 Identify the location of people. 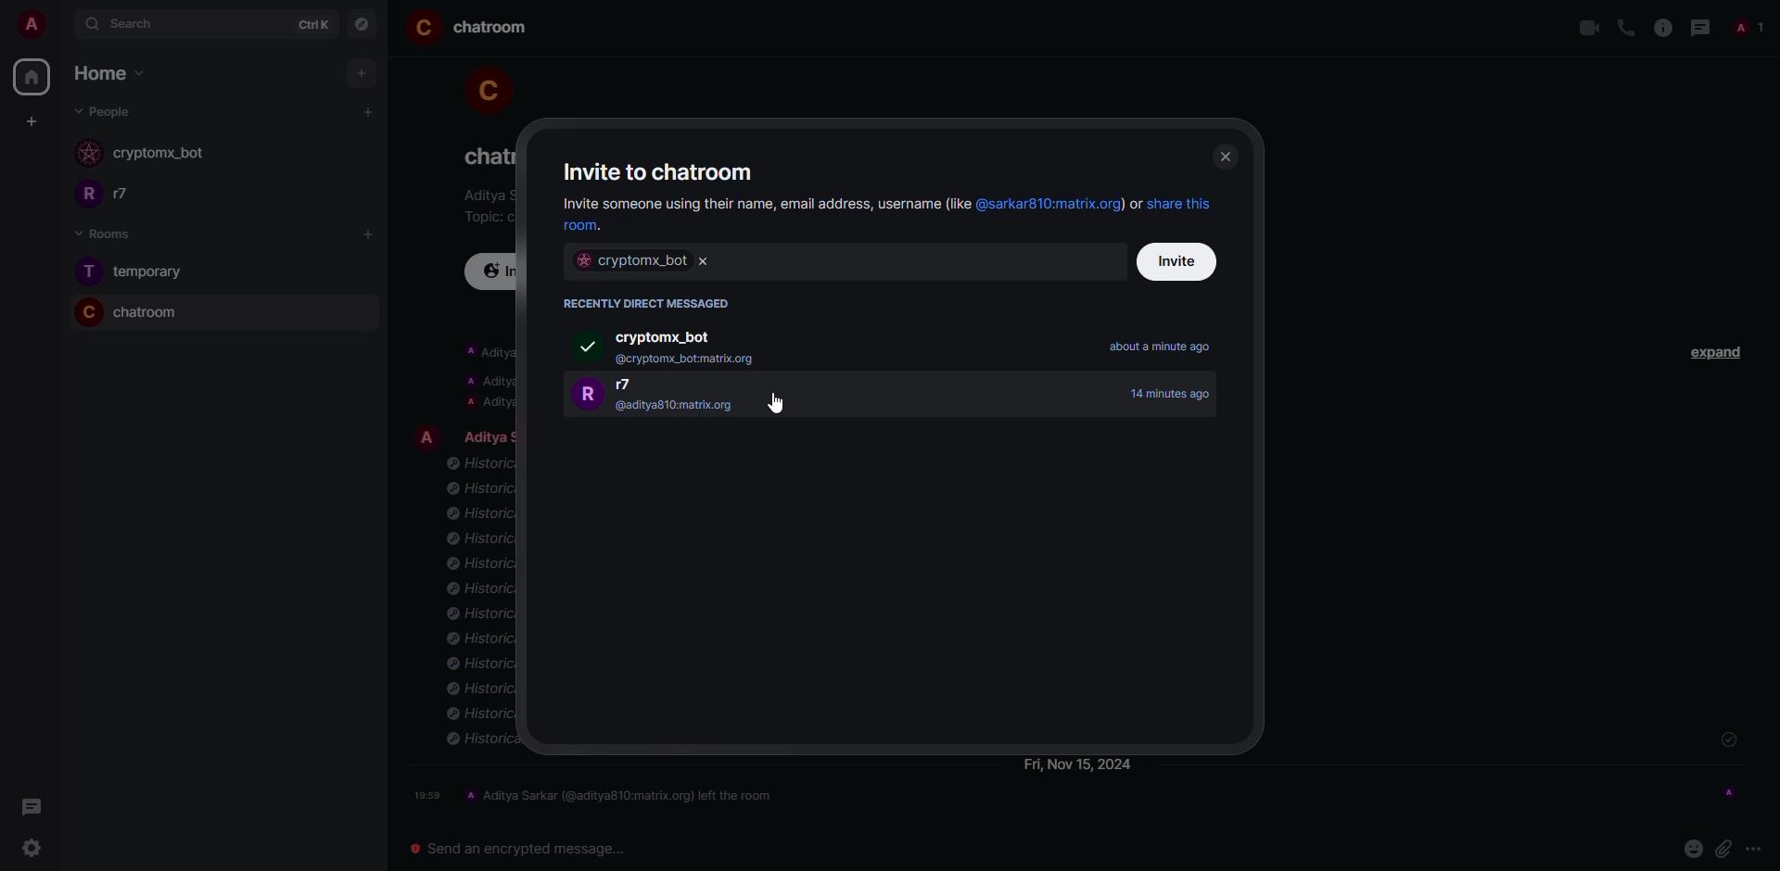
(637, 385).